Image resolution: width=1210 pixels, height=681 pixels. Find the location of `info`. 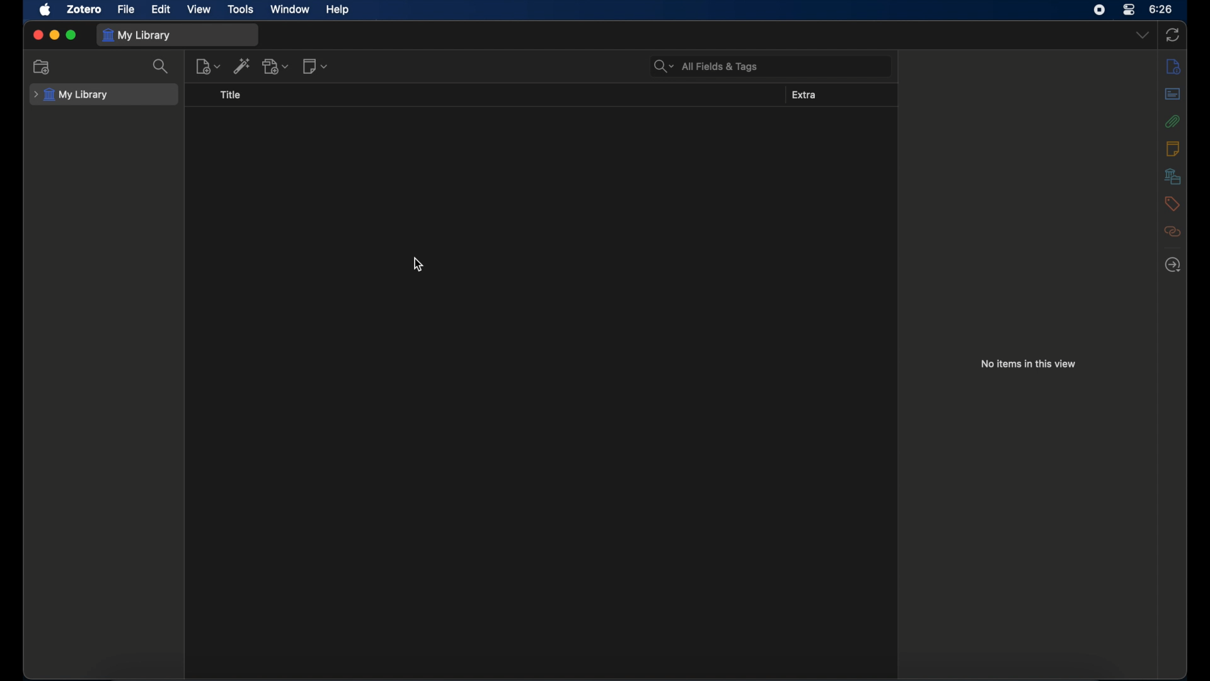

info is located at coordinates (1173, 66).